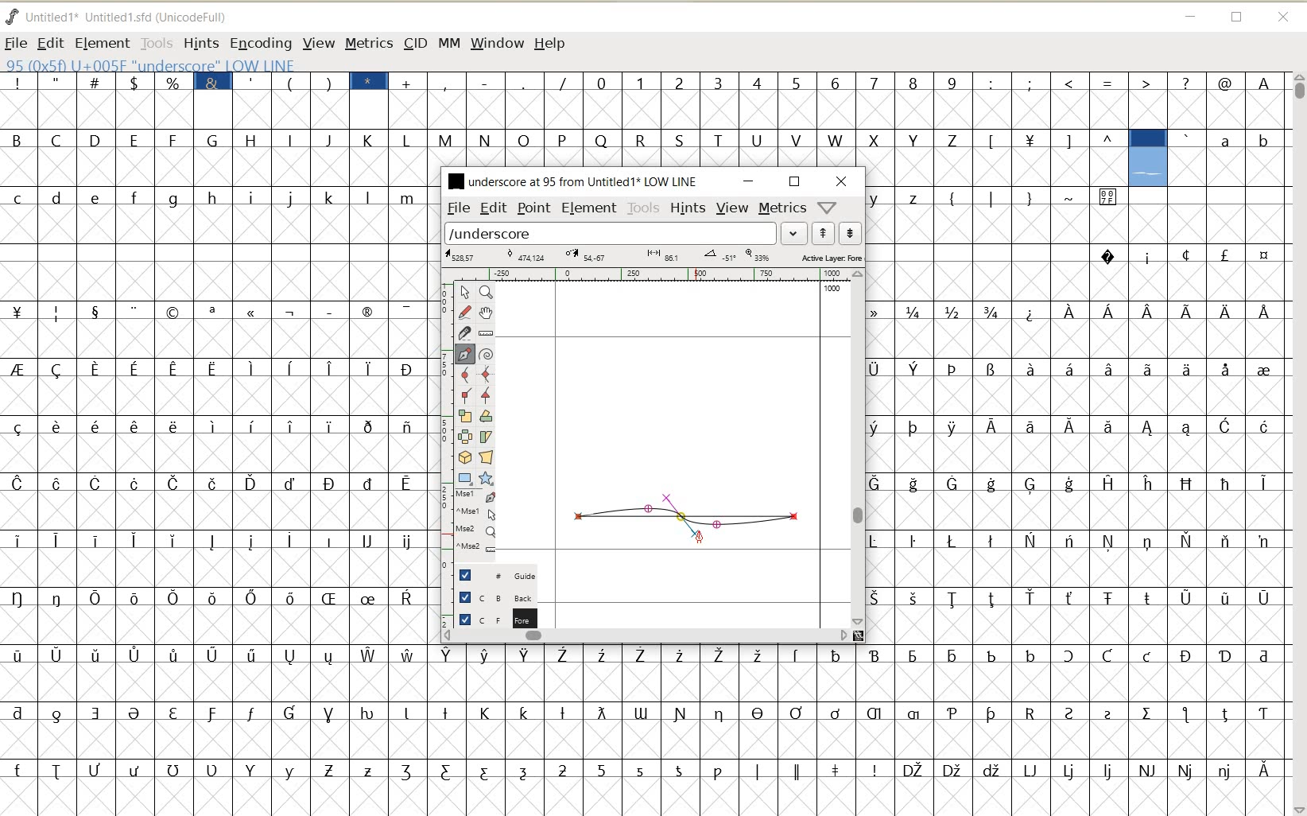  Describe the element at coordinates (443, 420) in the screenshot. I see `SCALE` at that location.